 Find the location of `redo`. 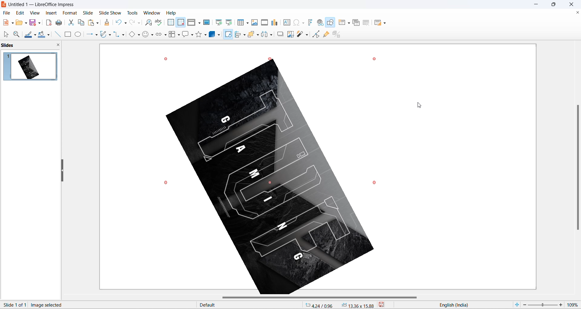

redo is located at coordinates (132, 23).